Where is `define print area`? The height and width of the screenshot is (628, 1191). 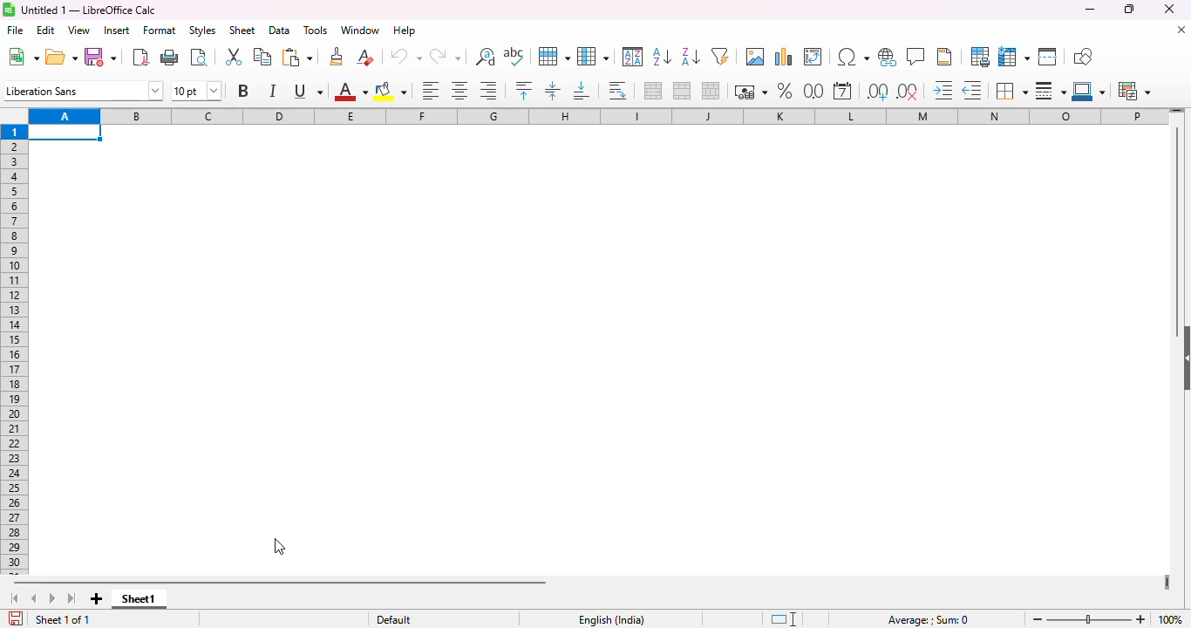 define print area is located at coordinates (980, 57).